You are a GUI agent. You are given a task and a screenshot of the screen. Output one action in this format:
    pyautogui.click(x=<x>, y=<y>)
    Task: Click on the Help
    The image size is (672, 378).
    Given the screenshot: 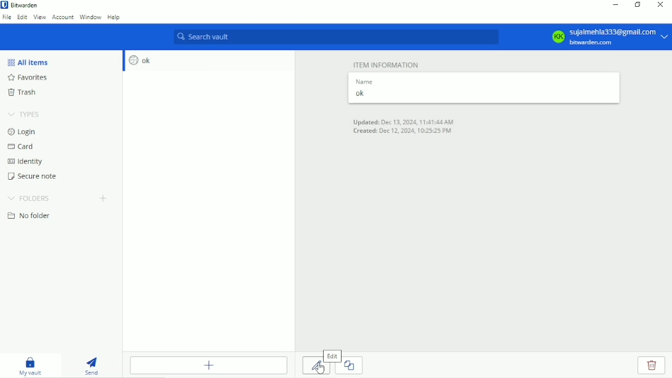 What is the action you would take?
    pyautogui.click(x=116, y=18)
    